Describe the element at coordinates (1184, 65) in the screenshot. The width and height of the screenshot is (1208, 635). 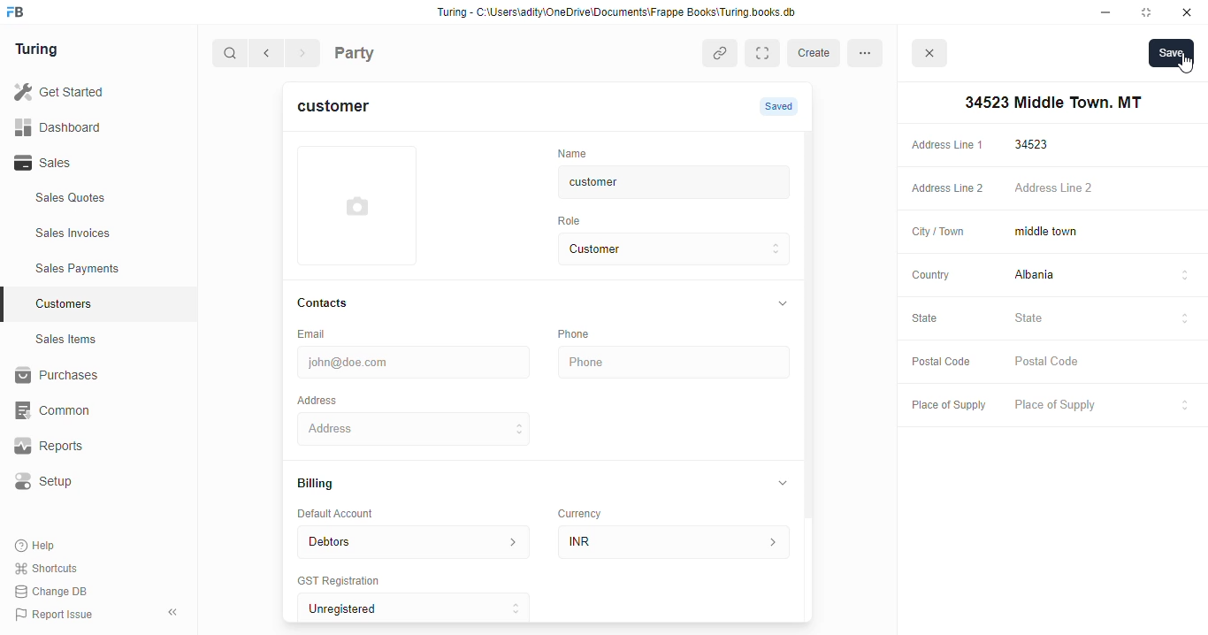
I see `cursor` at that location.